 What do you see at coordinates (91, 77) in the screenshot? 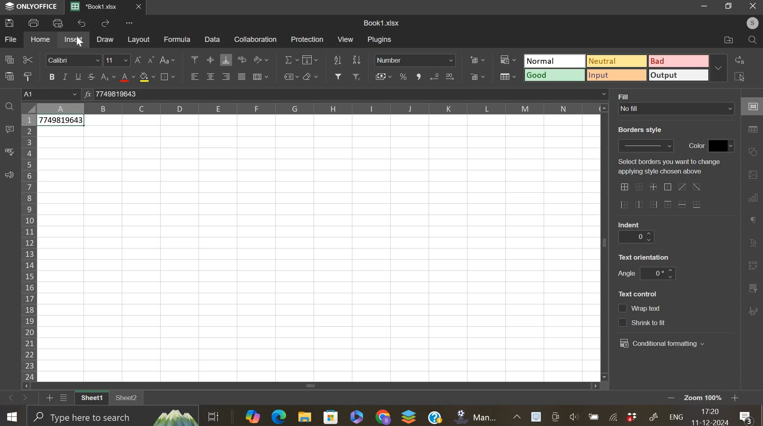
I see `strikethrough` at bounding box center [91, 77].